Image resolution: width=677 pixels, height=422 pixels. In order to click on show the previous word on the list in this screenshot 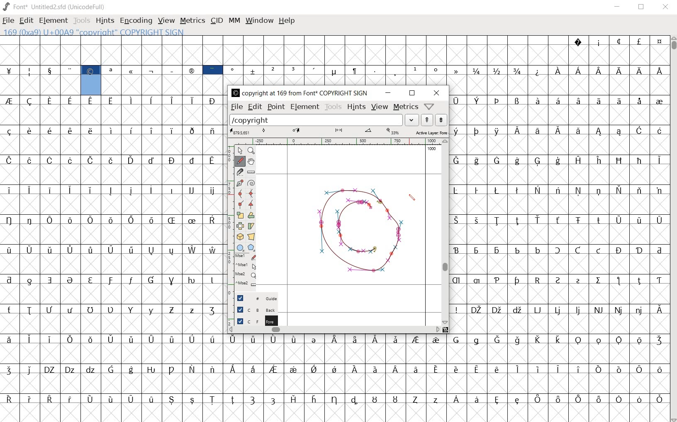, I will do `click(441, 120)`.